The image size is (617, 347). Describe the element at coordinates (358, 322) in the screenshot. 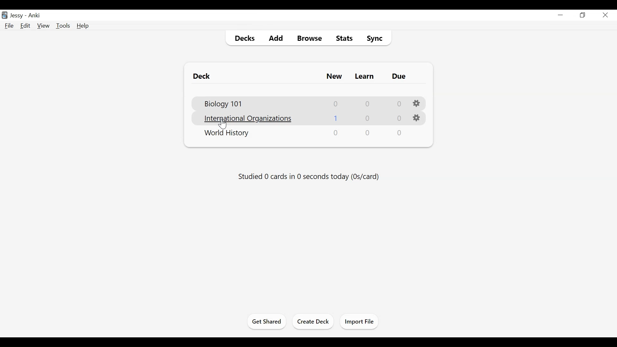

I see `Import File` at that location.